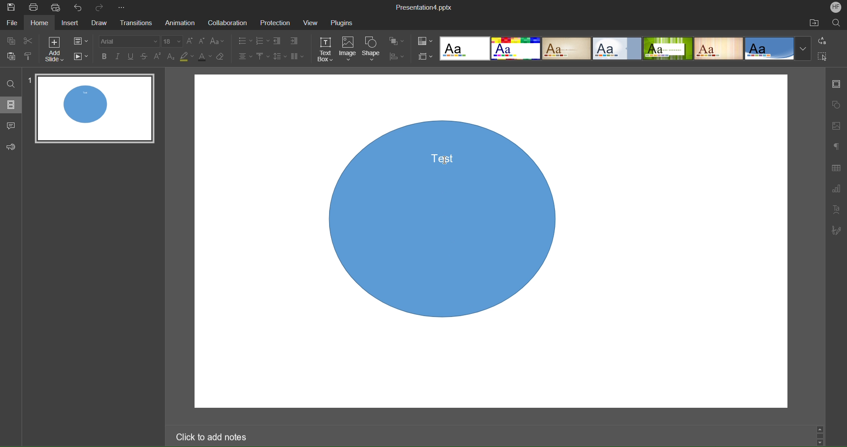 The width and height of the screenshot is (847, 447). I want to click on Lists, so click(243, 41).